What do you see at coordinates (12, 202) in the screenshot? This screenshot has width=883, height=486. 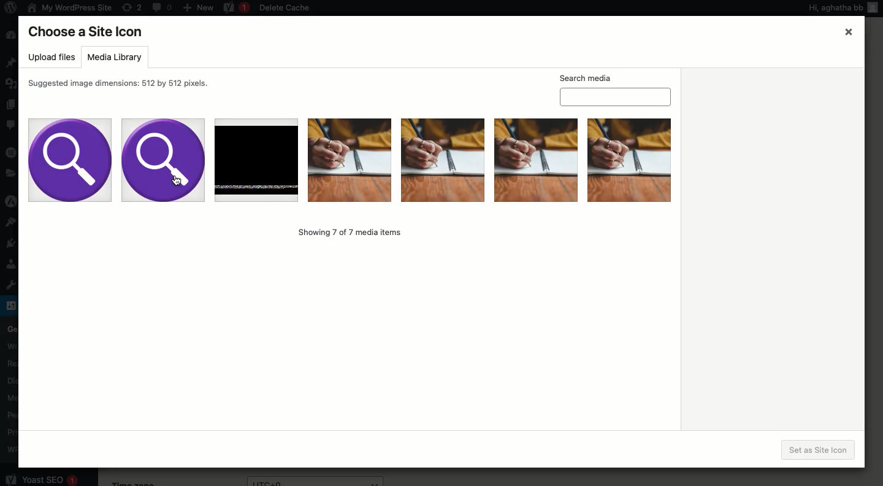 I see `Astra` at bounding box center [12, 202].